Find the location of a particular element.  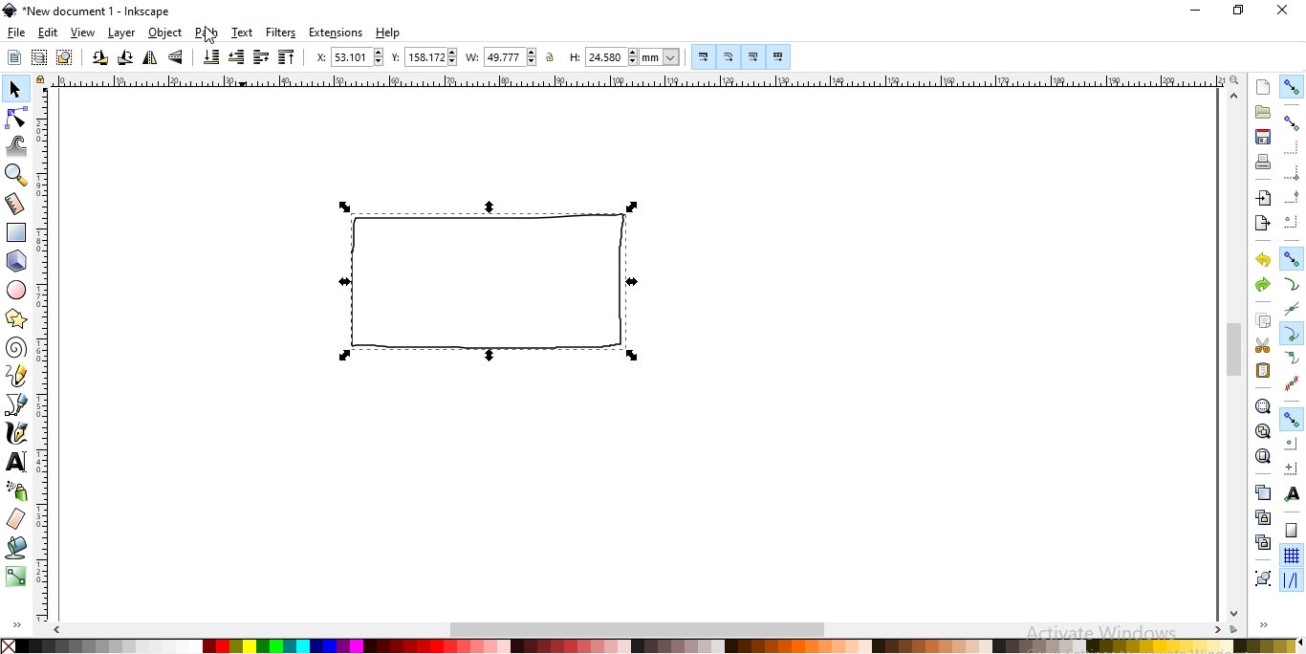

tweak objects by sculpting or painting is located at coordinates (17, 147).